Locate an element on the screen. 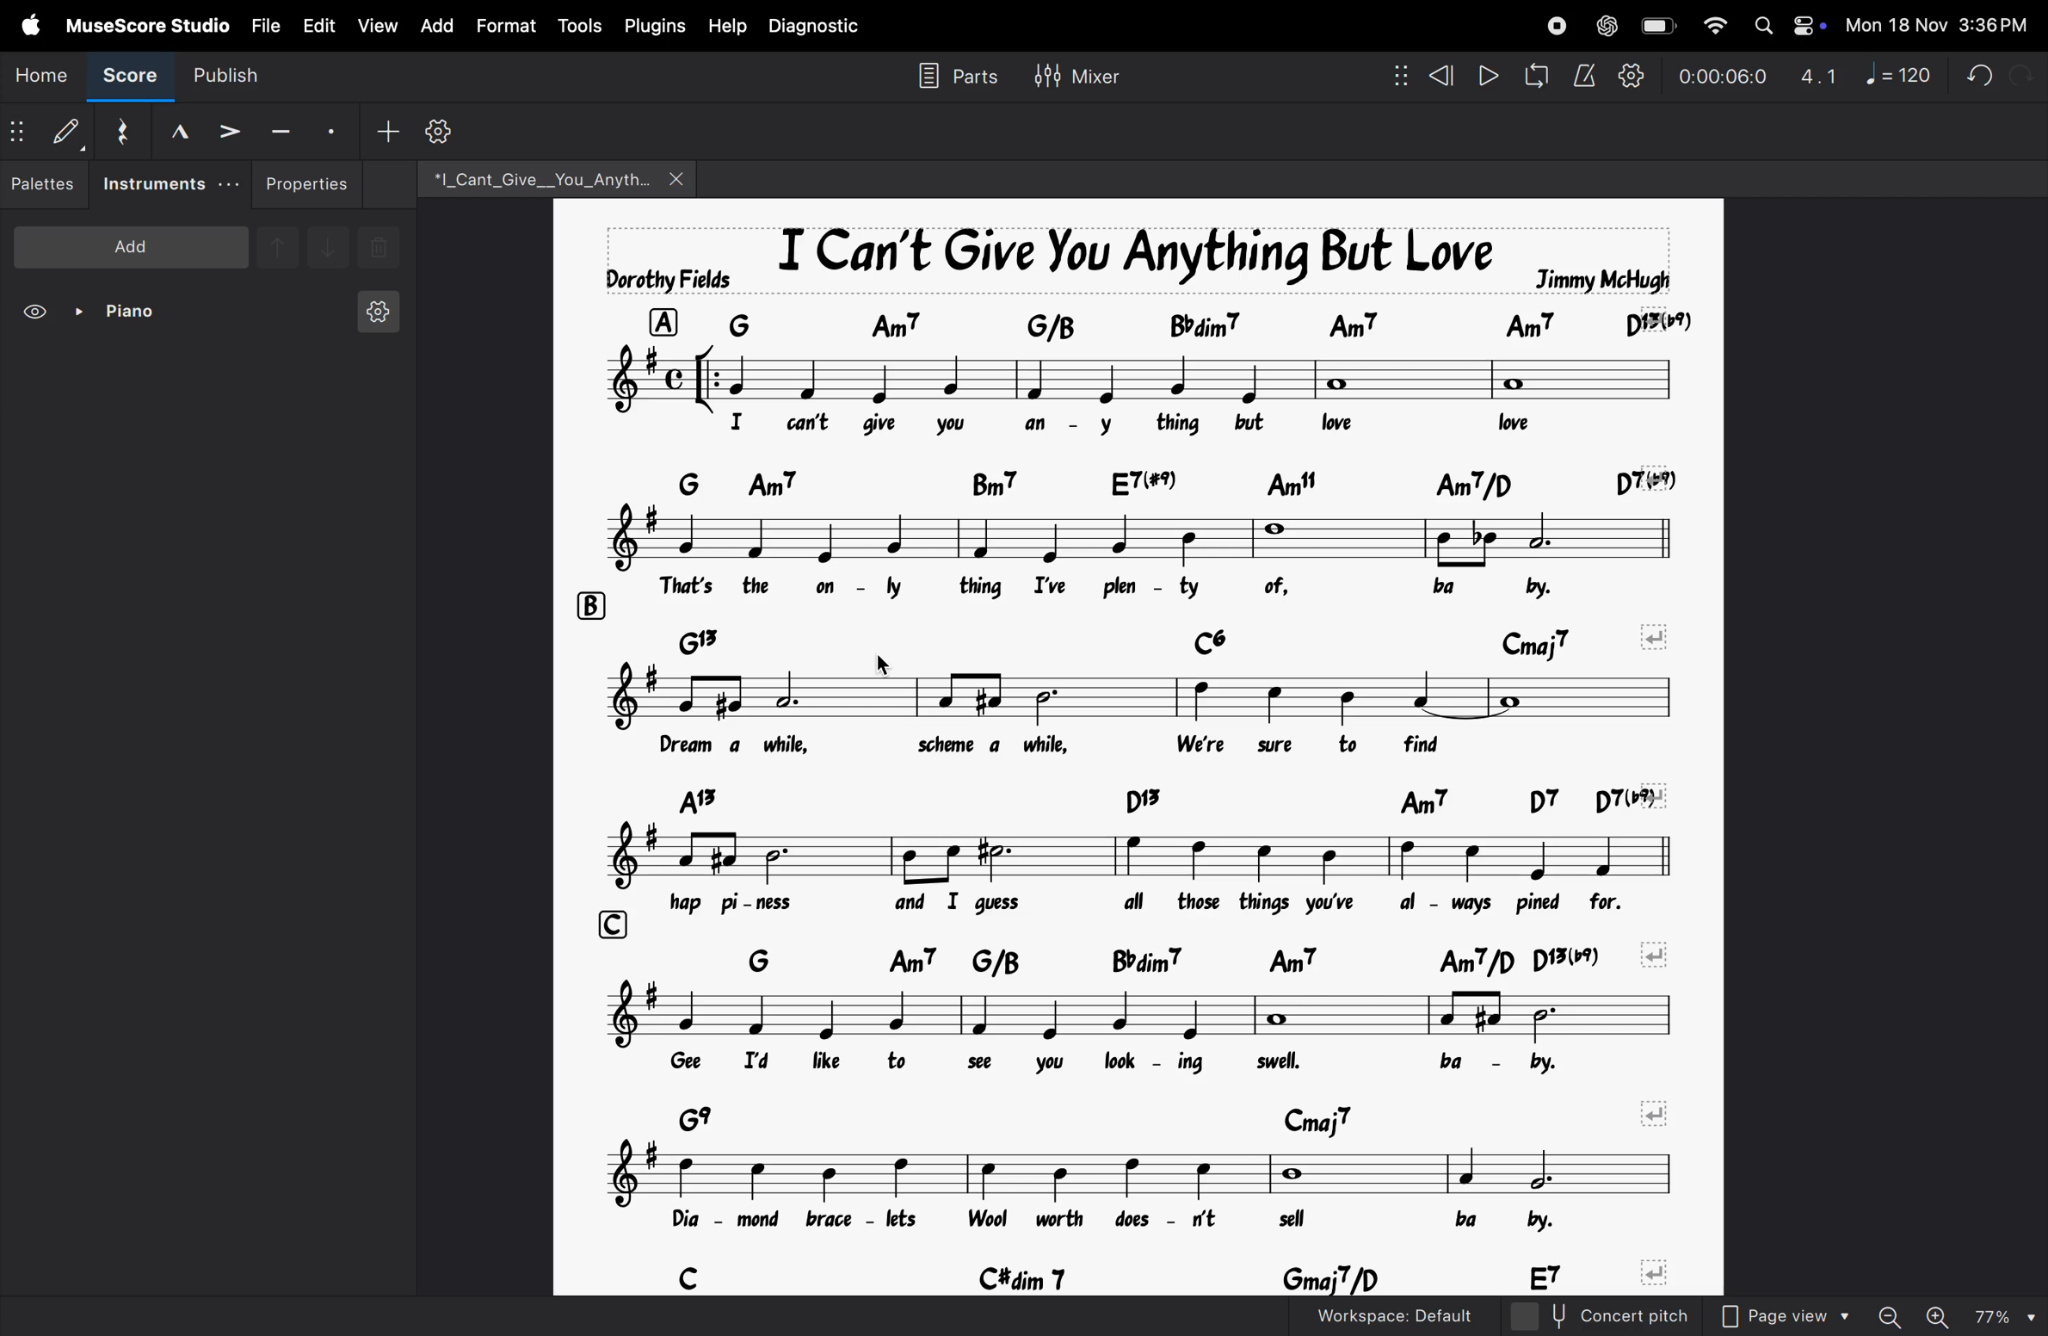 This screenshot has height=1336, width=2048. record is located at coordinates (1556, 25).